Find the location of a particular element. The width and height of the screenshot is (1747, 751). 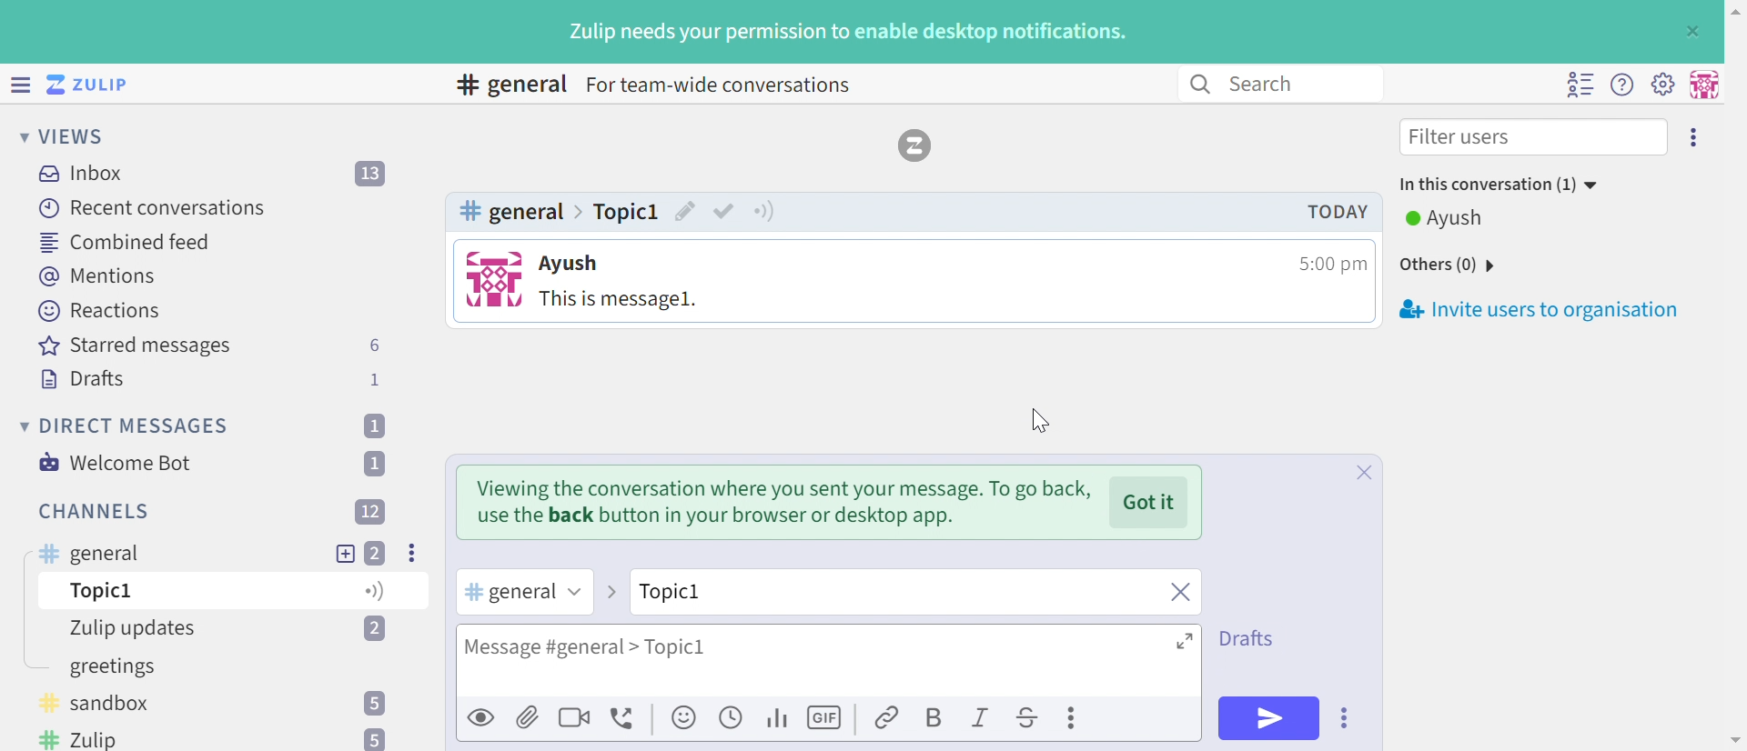

Strikethrough is located at coordinates (1028, 720).